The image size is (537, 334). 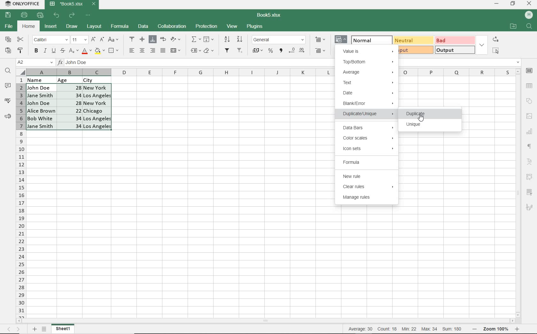 What do you see at coordinates (368, 198) in the screenshot?
I see `MANAGE RULES` at bounding box center [368, 198].